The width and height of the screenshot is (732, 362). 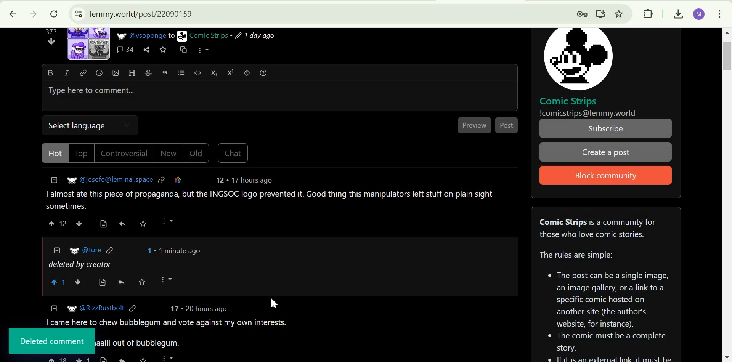 I want to click on collapse, so click(x=55, y=180).